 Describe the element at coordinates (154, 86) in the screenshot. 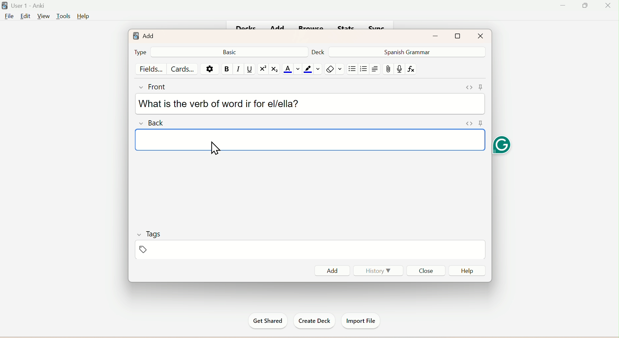

I see `Front` at that location.